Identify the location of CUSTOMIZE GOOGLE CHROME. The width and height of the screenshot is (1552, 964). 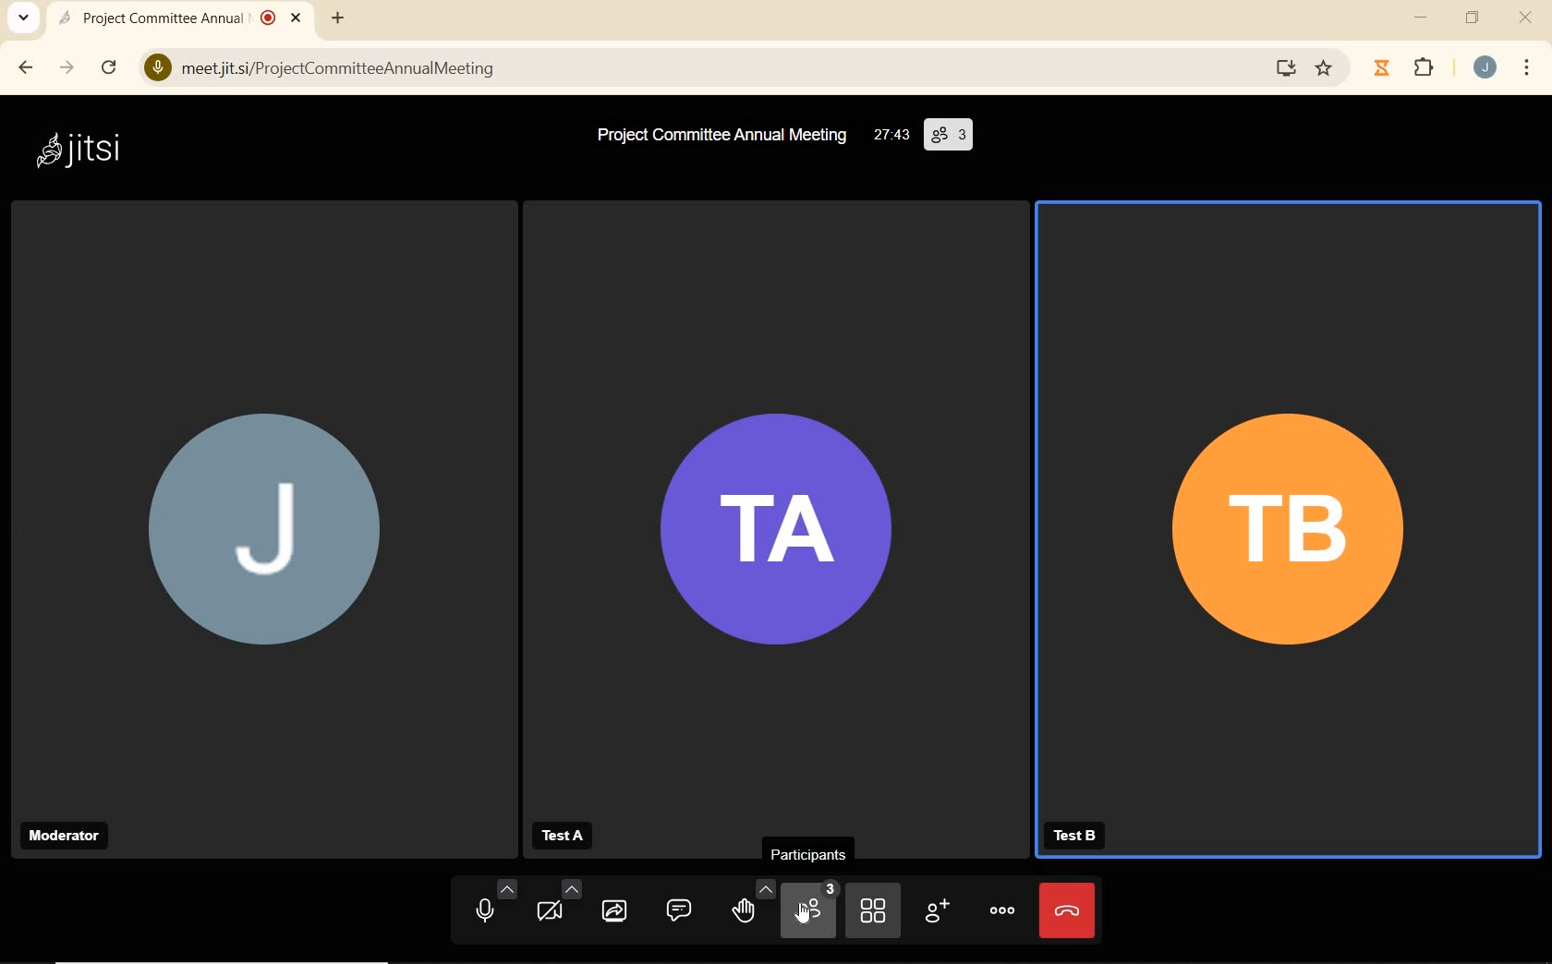
(1532, 70).